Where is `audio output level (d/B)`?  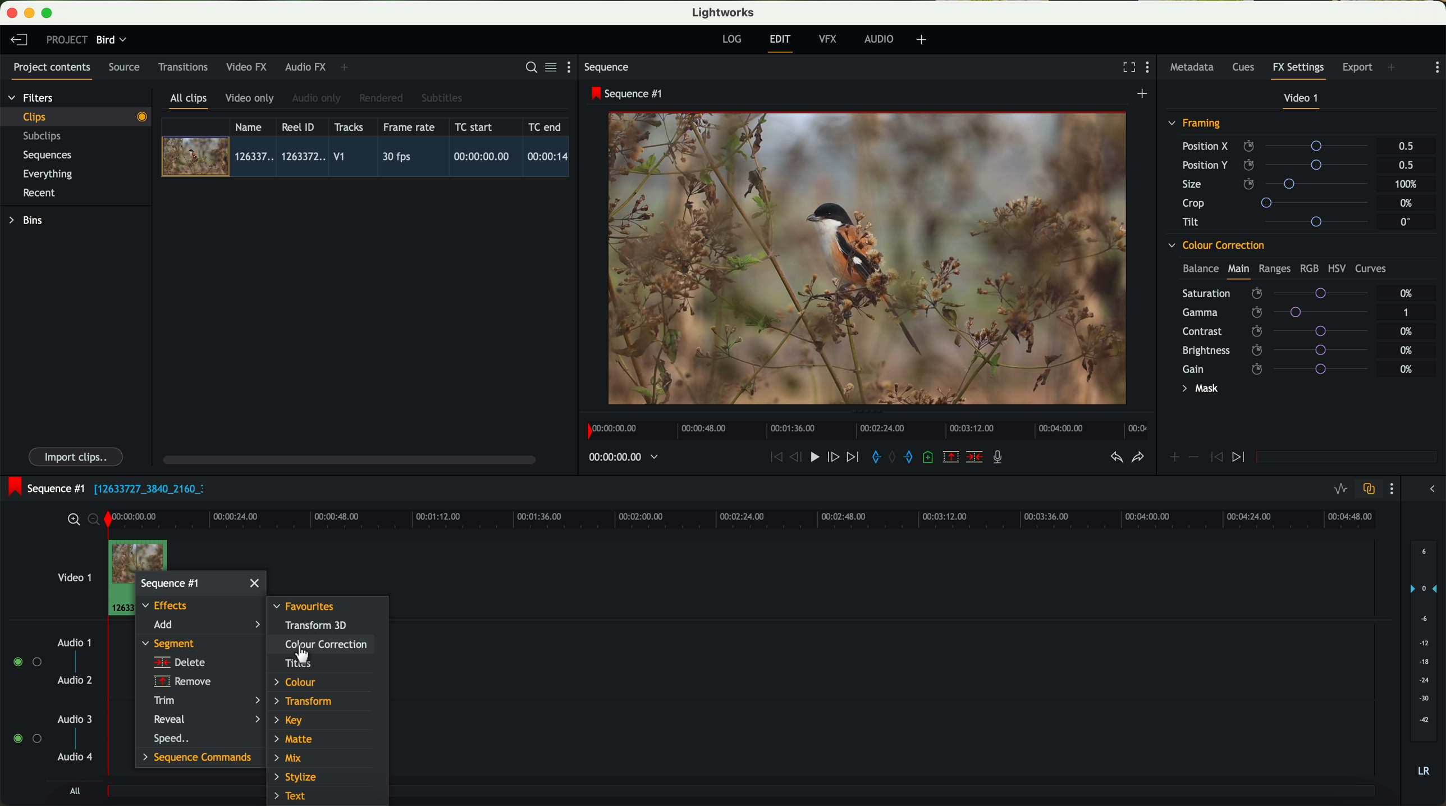 audio output level (d/B) is located at coordinates (1424, 662).